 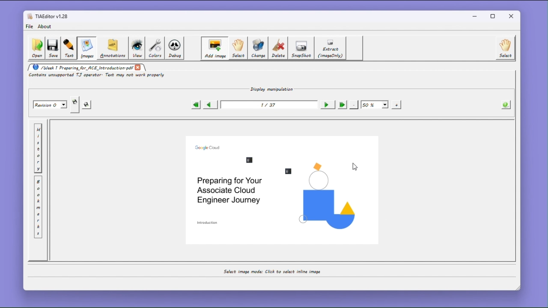 What do you see at coordinates (494, 16) in the screenshot?
I see `Maximize` at bounding box center [494, 16].